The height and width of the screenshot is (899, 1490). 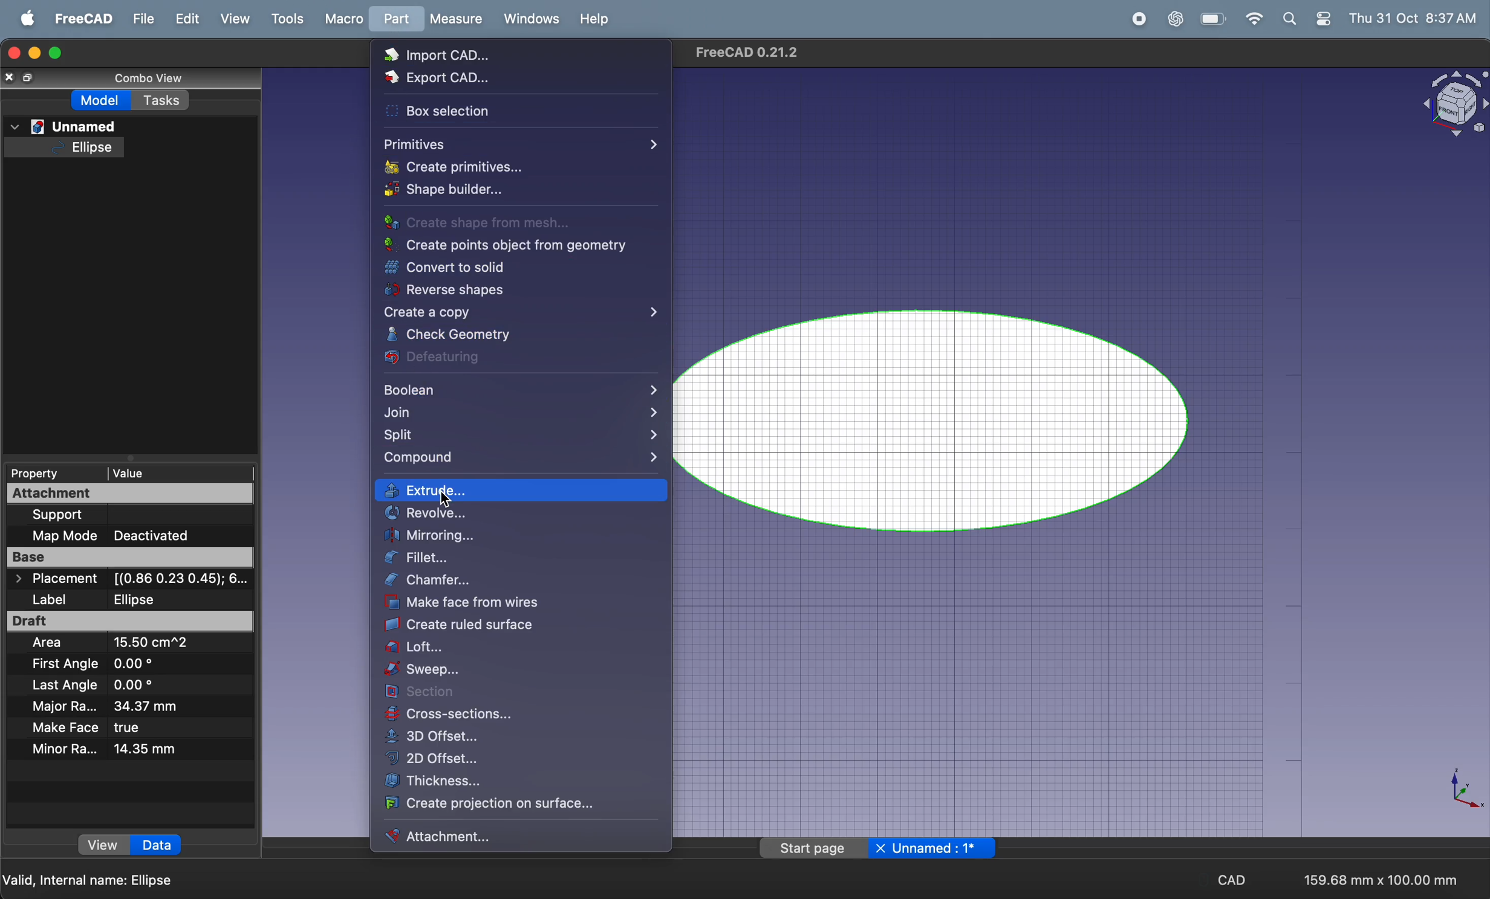 What do you see at coordinates (1437, 106) in the screenshot?
I see `object title` at bounding box center [1437, 106].